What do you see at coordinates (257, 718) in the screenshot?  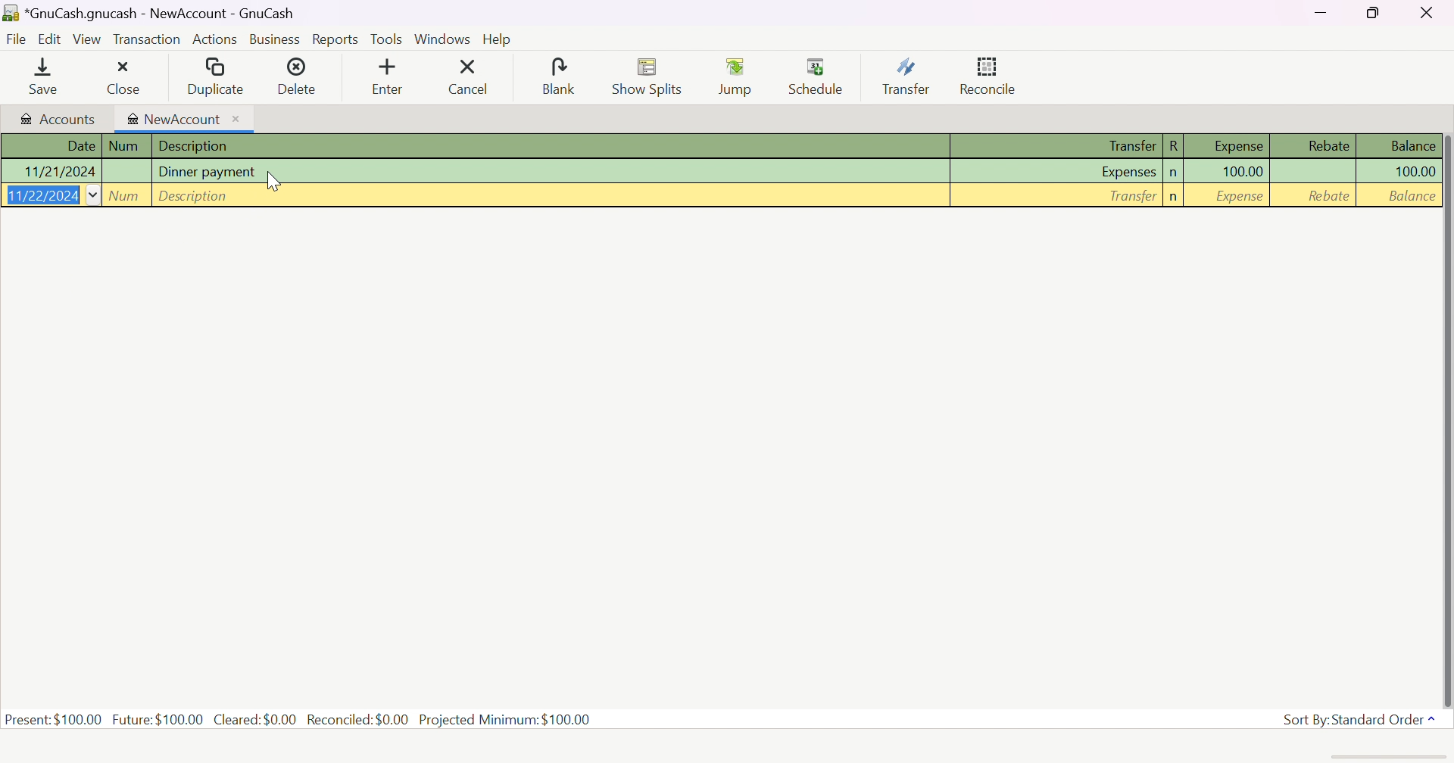 I see `Cleared: $0.00` at bounding box center [257, 718].